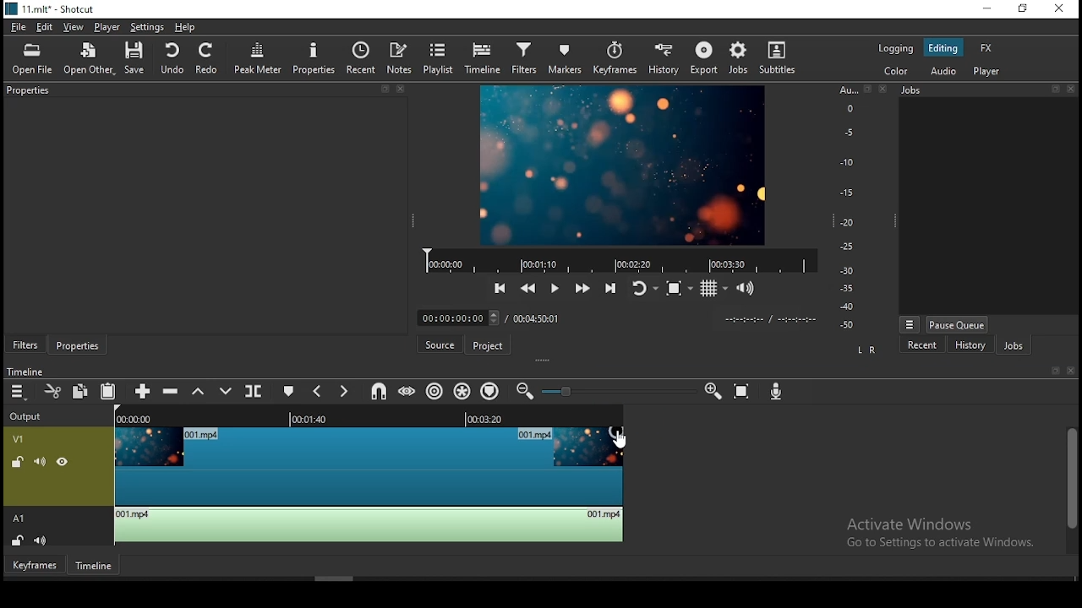 The height and width of the screenshot is (608, 1082). I want to click on save, so click(134, 56).